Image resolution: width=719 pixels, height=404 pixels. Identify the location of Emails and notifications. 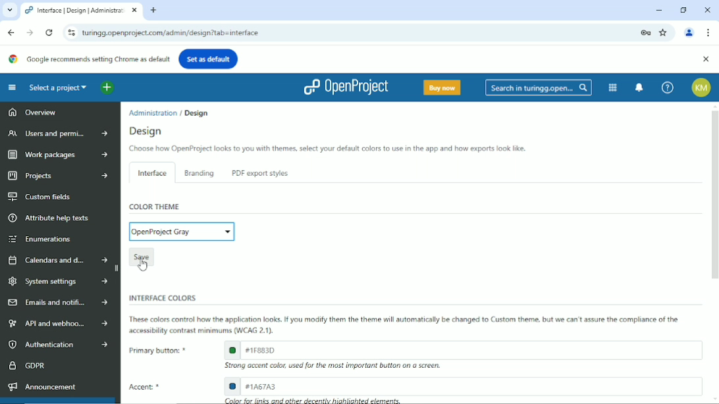
(57, 303).